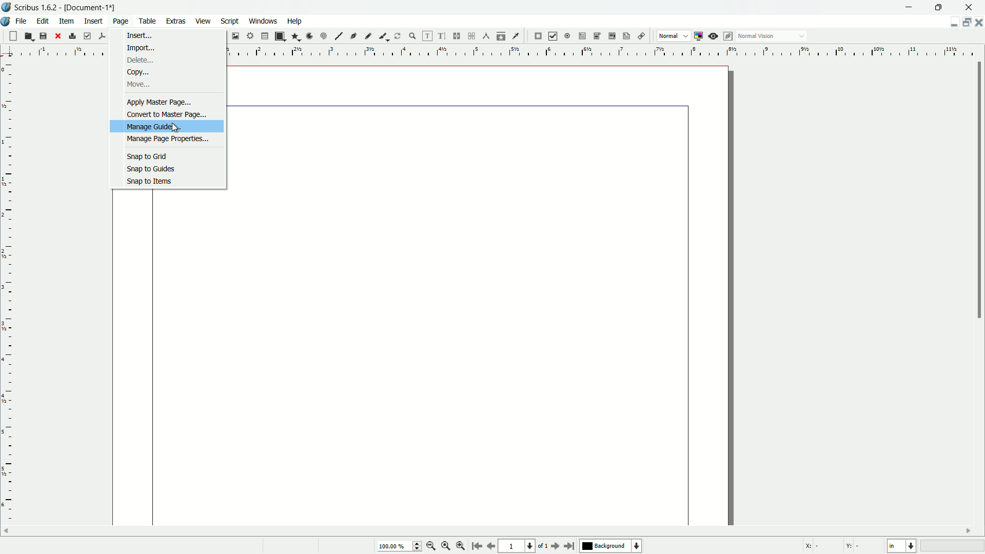 The width and height of the screenshot is (985, 554). What do you see at coordinates (6, 7) in the screenshot?
I see `app icon` at bounding box center [6, 7].